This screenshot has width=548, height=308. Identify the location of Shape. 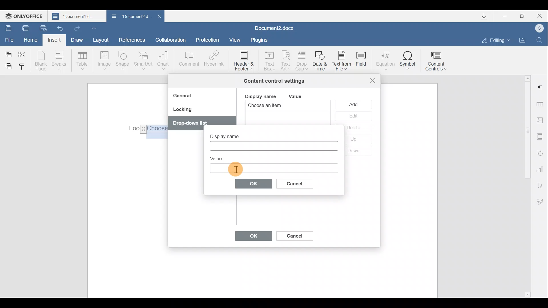
(124, 61).